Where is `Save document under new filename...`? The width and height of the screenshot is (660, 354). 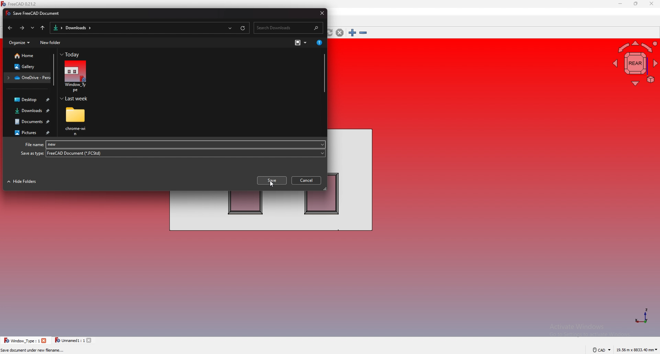 Save document under new filename... is located at coordinates (34, 351).